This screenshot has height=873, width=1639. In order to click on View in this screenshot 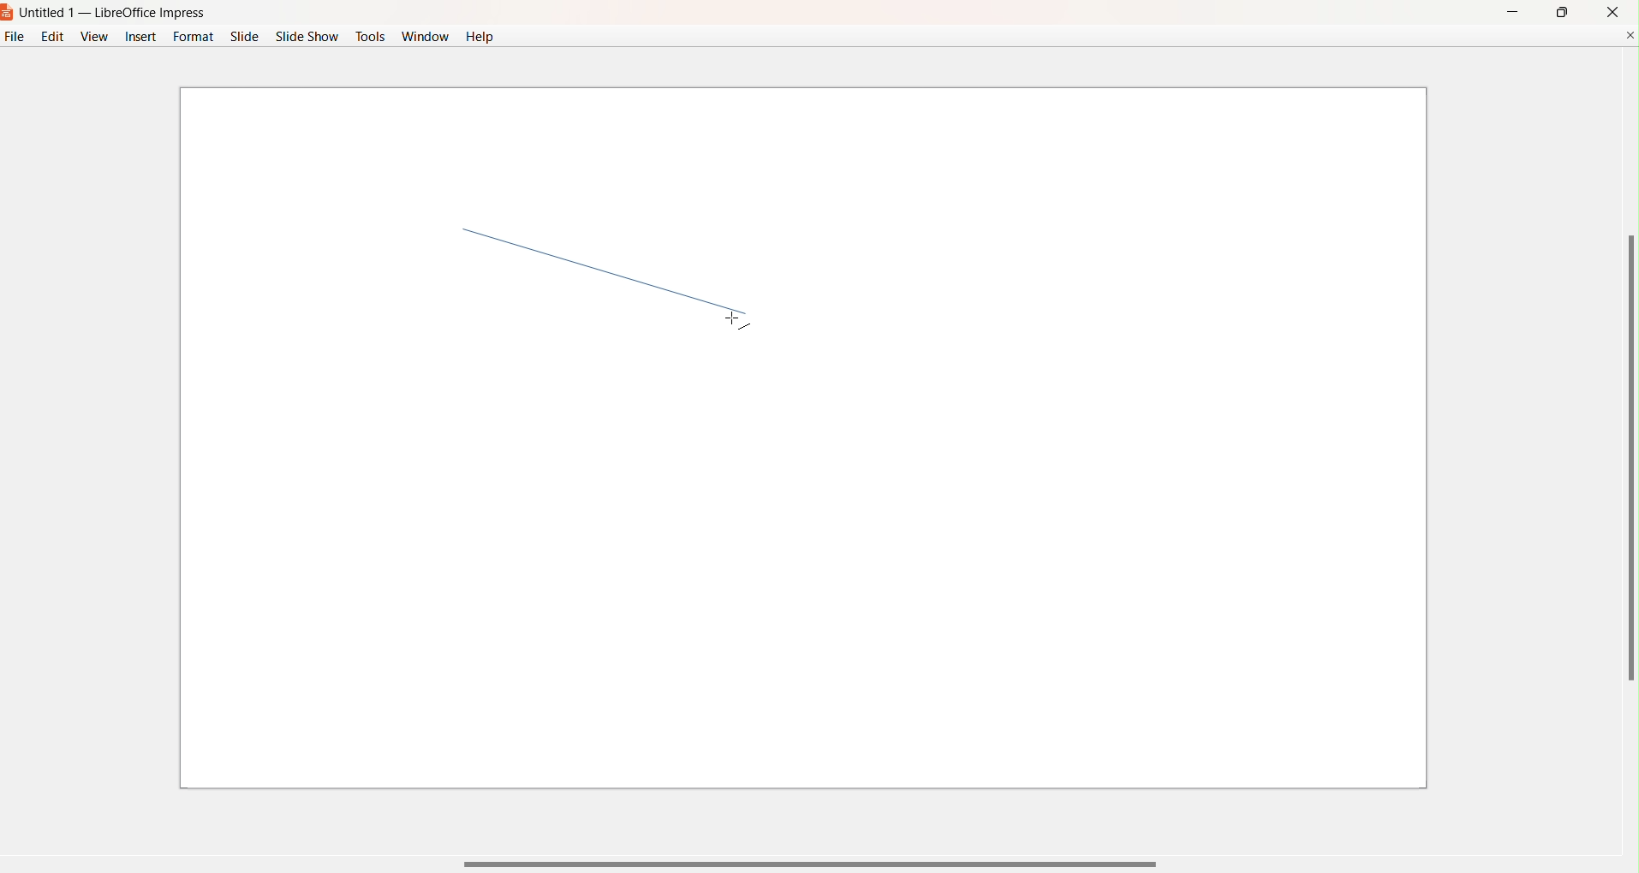, I will do `click(93, 36)`.